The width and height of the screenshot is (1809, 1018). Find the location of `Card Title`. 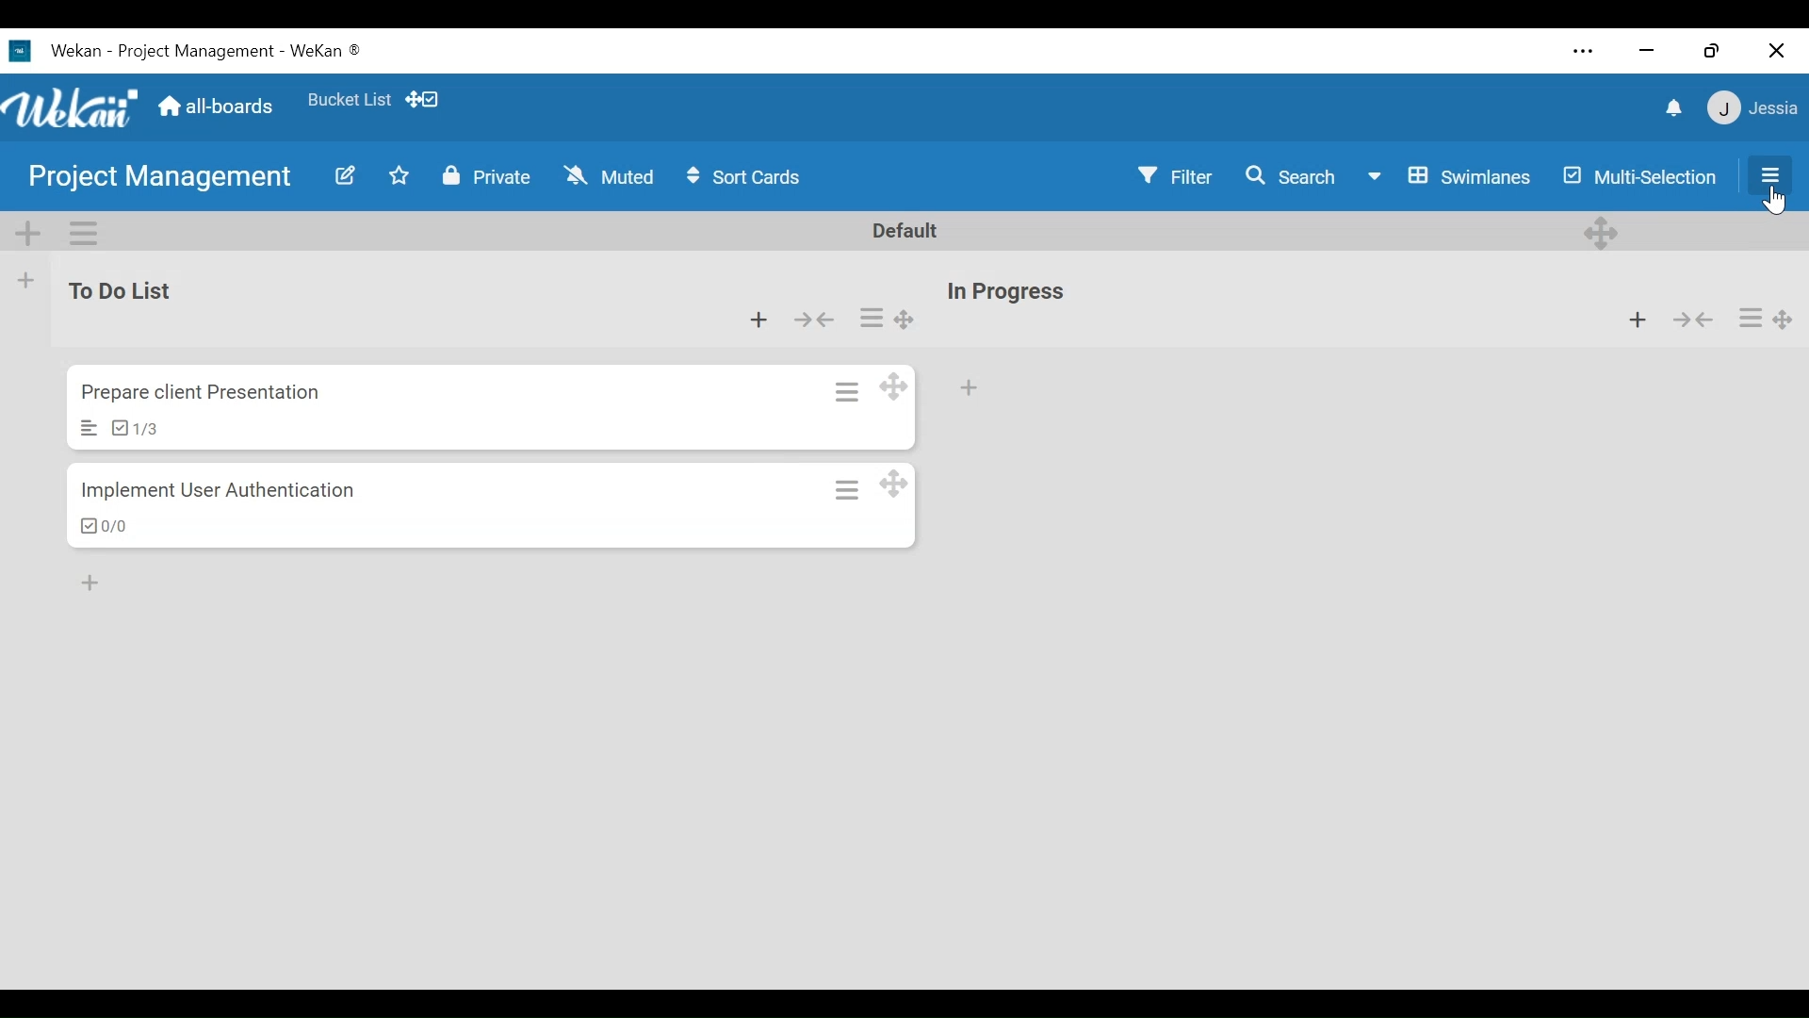

Card Title is located at coordinates (200, 393).